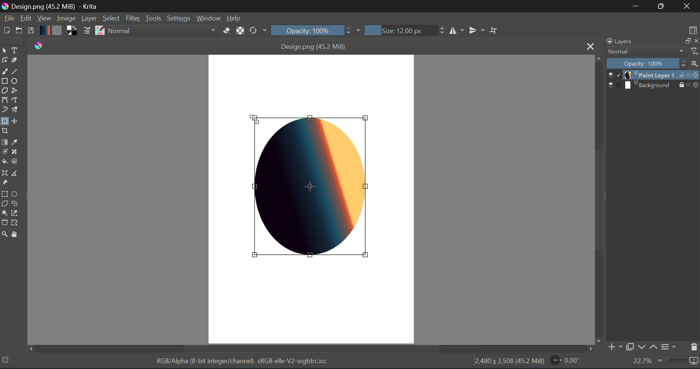 Image resolution: width=700 pixels, height=369 pixels. I want to click on File, so click(8, 18).